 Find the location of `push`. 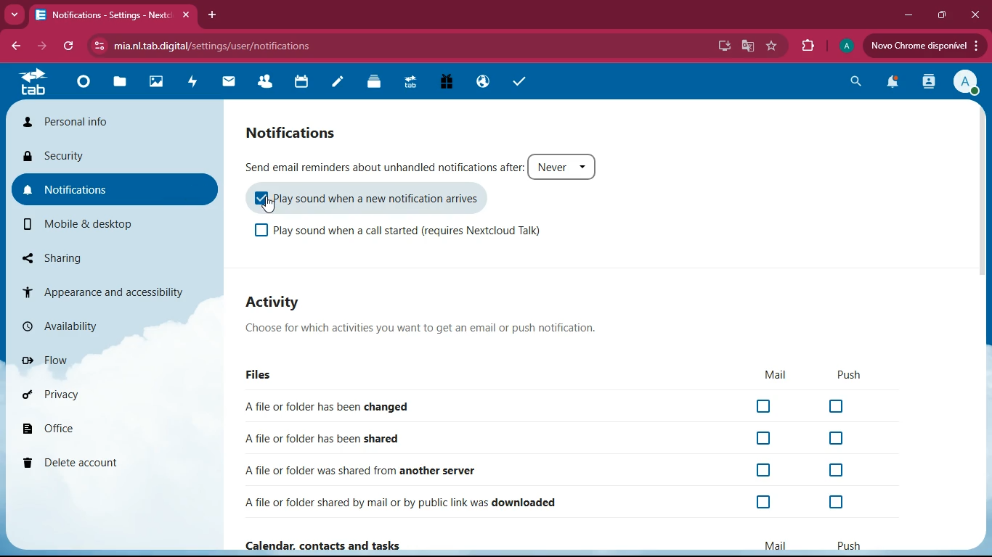

push is located at coordinates (849, 376).